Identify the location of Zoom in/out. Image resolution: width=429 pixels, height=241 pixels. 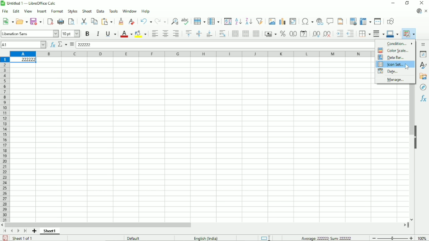
(392, 238).